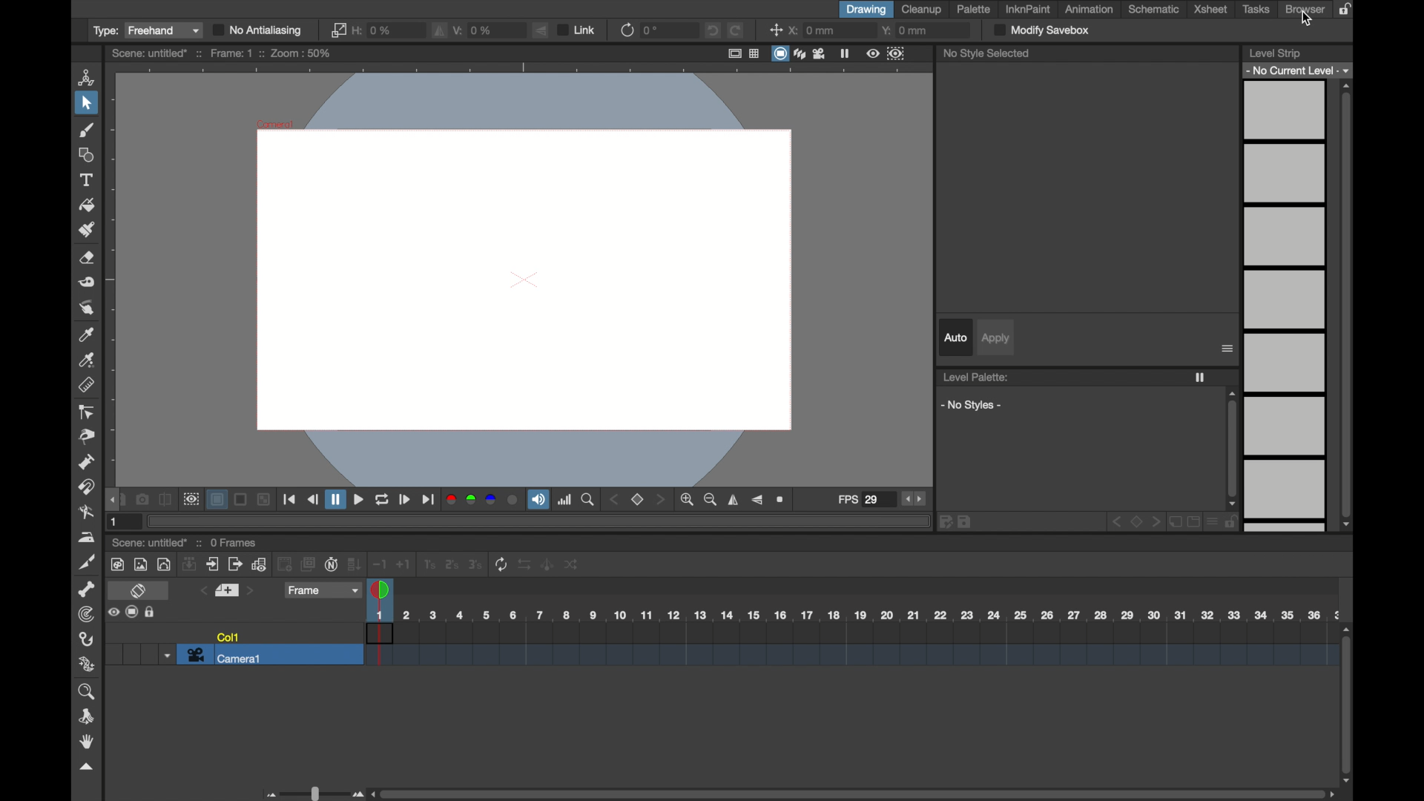 This screenshot has height=801, width=1424. Describe the element at coordinates (638, 500) in the screenshot. I see `set` at that location.